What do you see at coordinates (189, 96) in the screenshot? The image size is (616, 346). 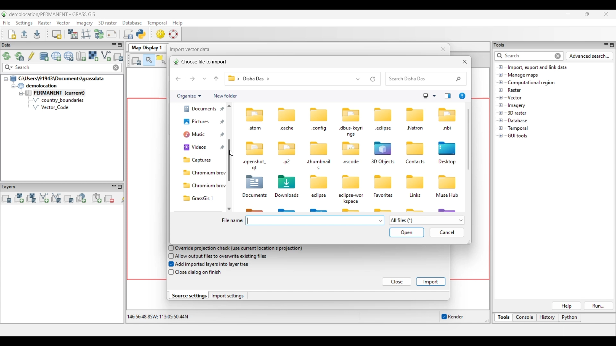 I see `Organize current folder` at bounding box center [189, 96].